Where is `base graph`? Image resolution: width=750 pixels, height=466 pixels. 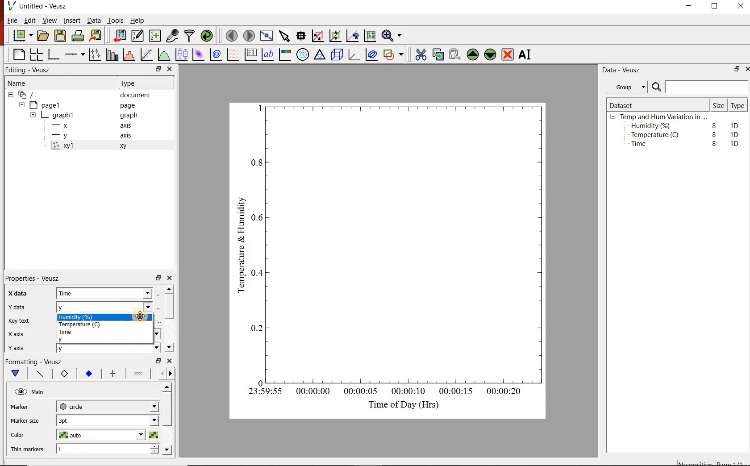 base graph is located at coordinates (54, 53).